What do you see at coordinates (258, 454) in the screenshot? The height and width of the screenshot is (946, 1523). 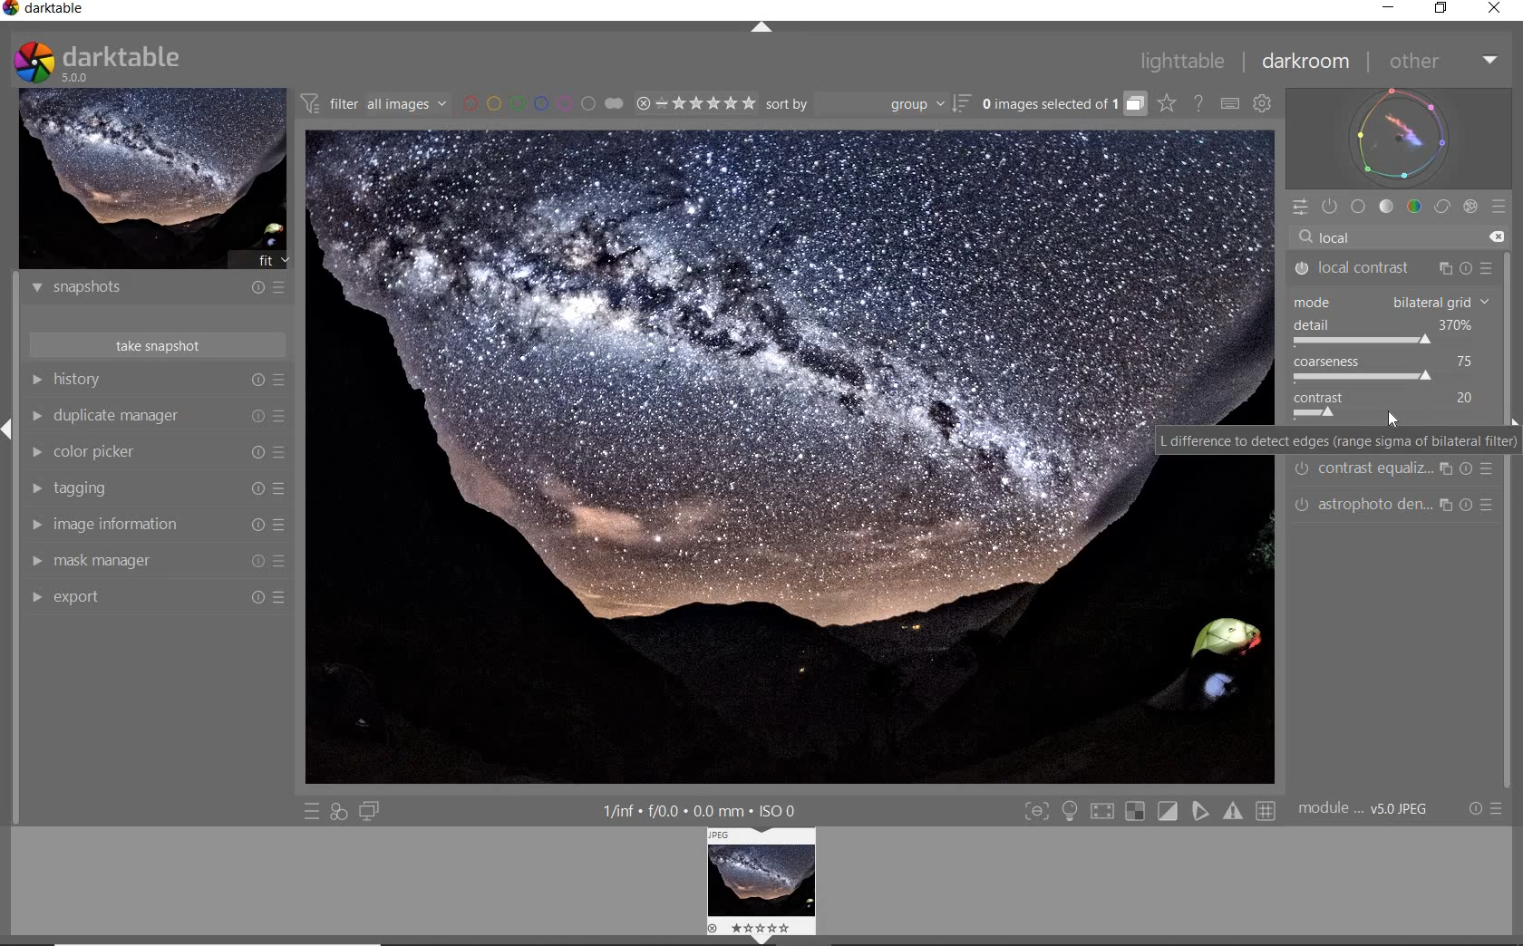 I see `Reset` at bounding box center [258, 454].